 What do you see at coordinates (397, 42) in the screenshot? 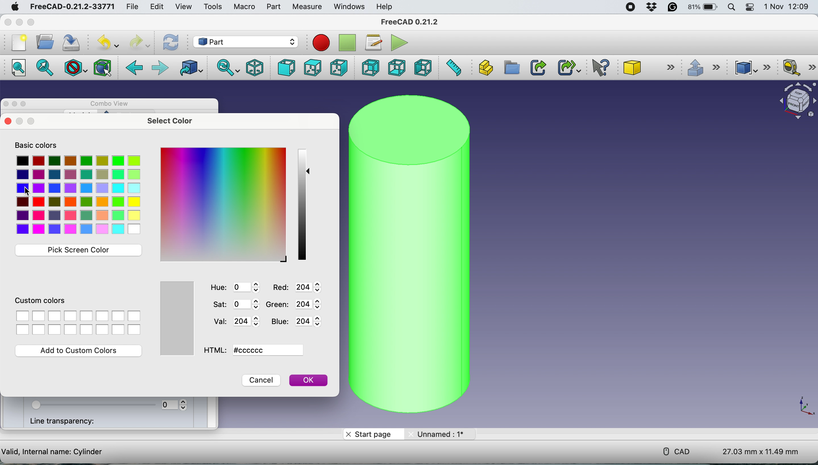
I see `execute macros` at bounding box center [397, 42].